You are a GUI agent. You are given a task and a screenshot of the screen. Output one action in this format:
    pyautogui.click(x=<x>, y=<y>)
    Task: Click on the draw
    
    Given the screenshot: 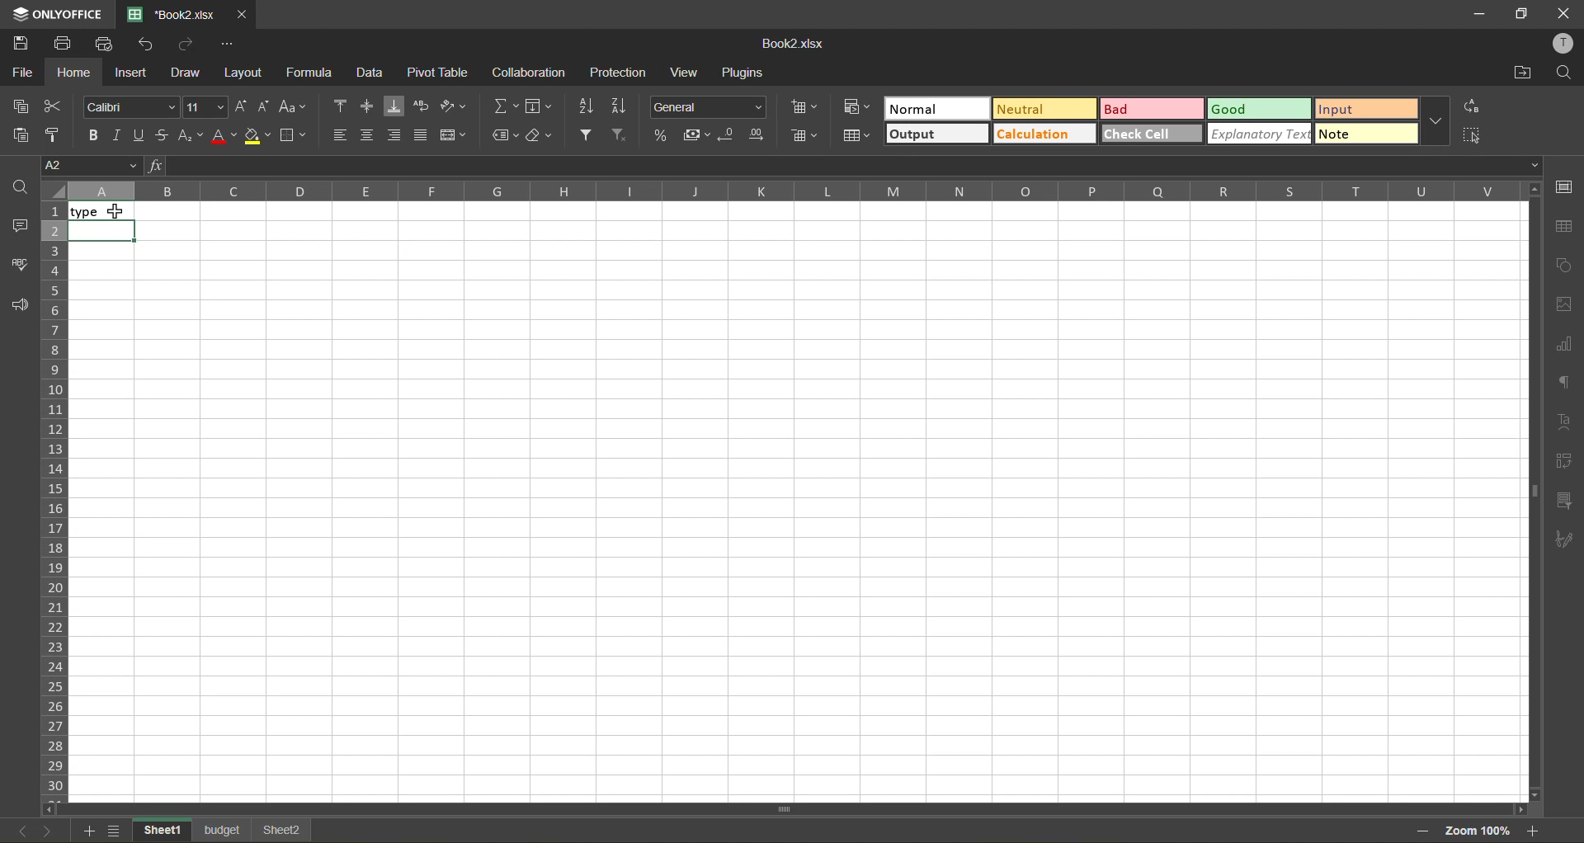 What is the action you would take?
    pyautogui.click(x=186, y=71)
    